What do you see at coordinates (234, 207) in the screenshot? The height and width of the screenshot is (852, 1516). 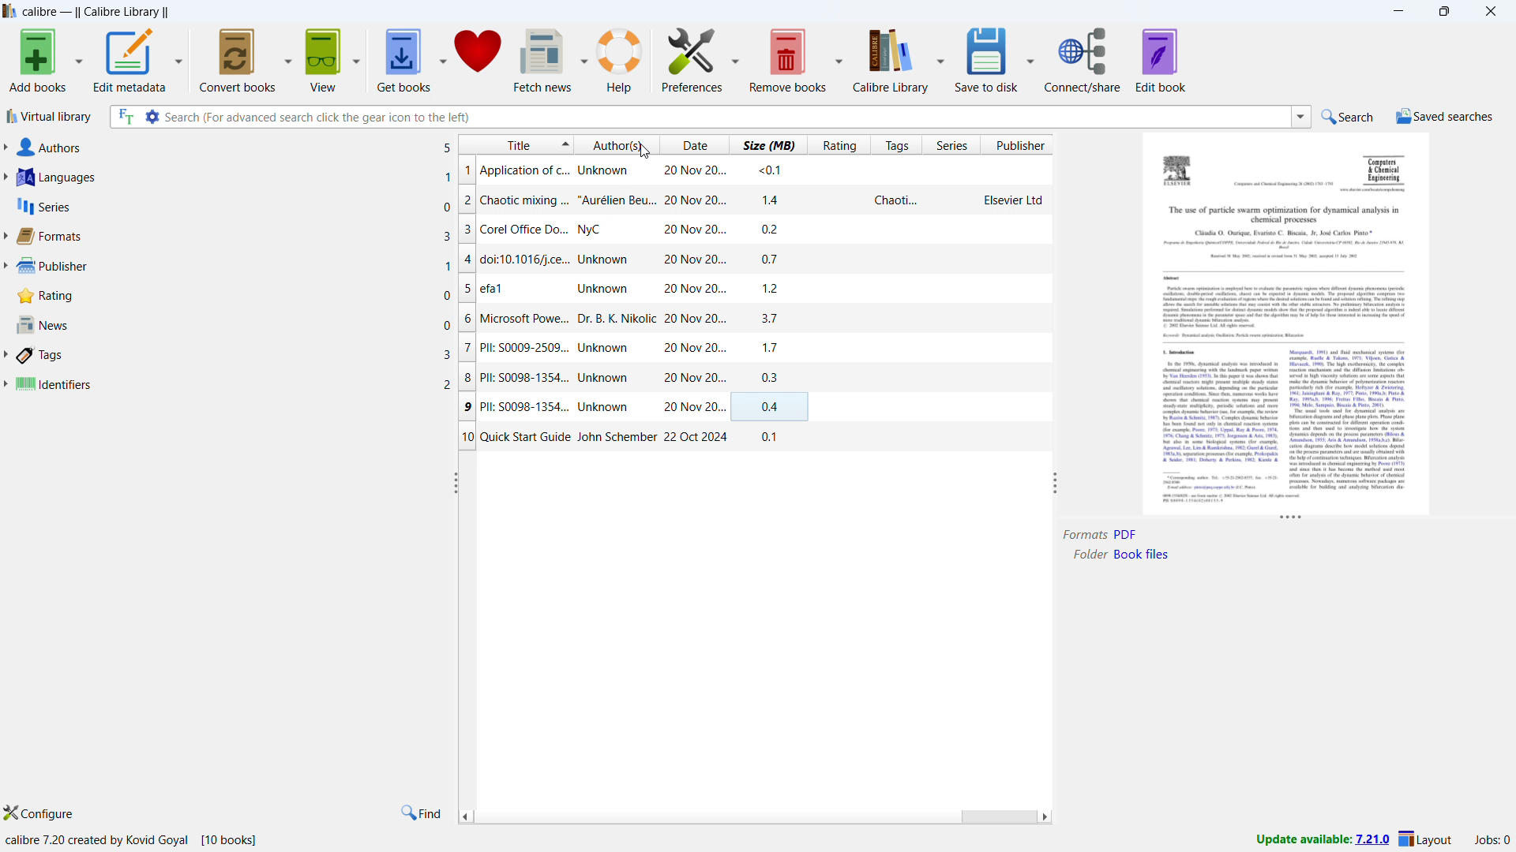 I see `series` at bounding box center [234, 207].